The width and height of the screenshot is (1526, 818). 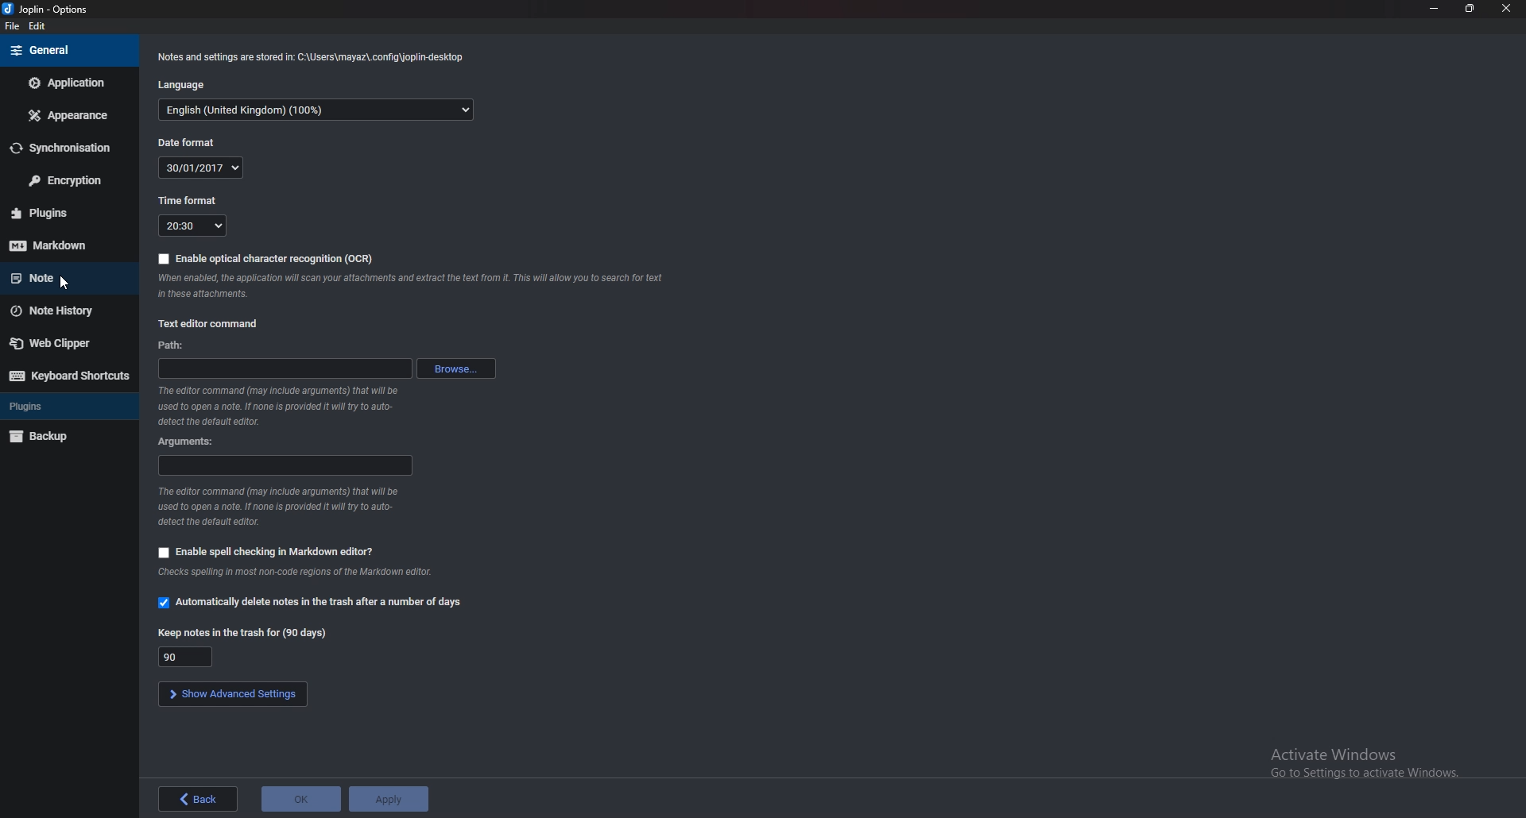 I want to click on Info, so click(x=312, y=56).